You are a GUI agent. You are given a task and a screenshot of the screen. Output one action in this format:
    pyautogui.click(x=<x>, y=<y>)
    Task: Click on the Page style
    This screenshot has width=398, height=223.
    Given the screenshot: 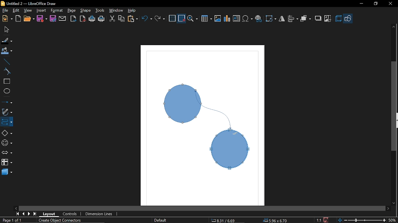 What is the action you would take?
    pyautogui.click(x=160, y=221)
    